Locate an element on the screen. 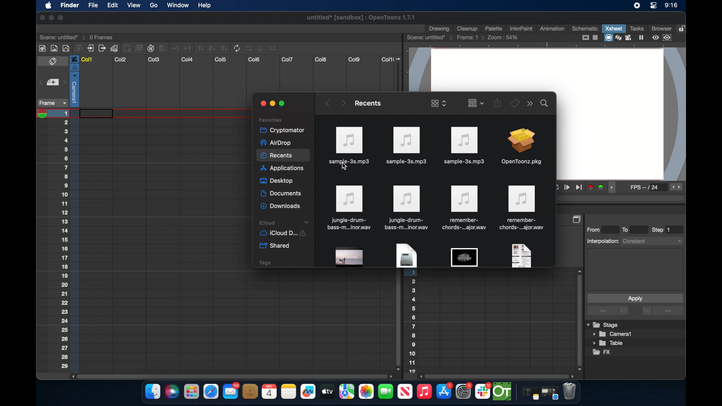  guide options is located at coordinates (589, 38).